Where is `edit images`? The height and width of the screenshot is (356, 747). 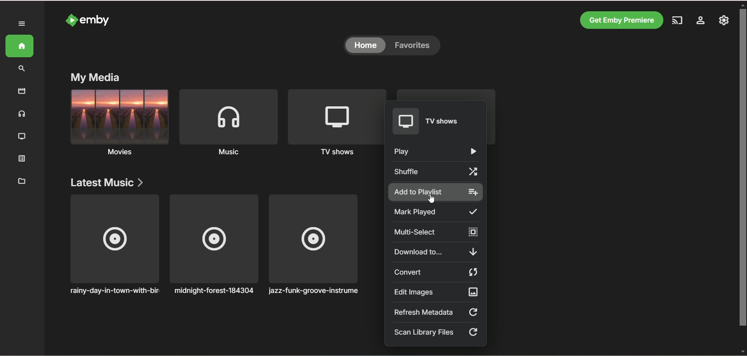 edit images is located at coordinates (435, 292).